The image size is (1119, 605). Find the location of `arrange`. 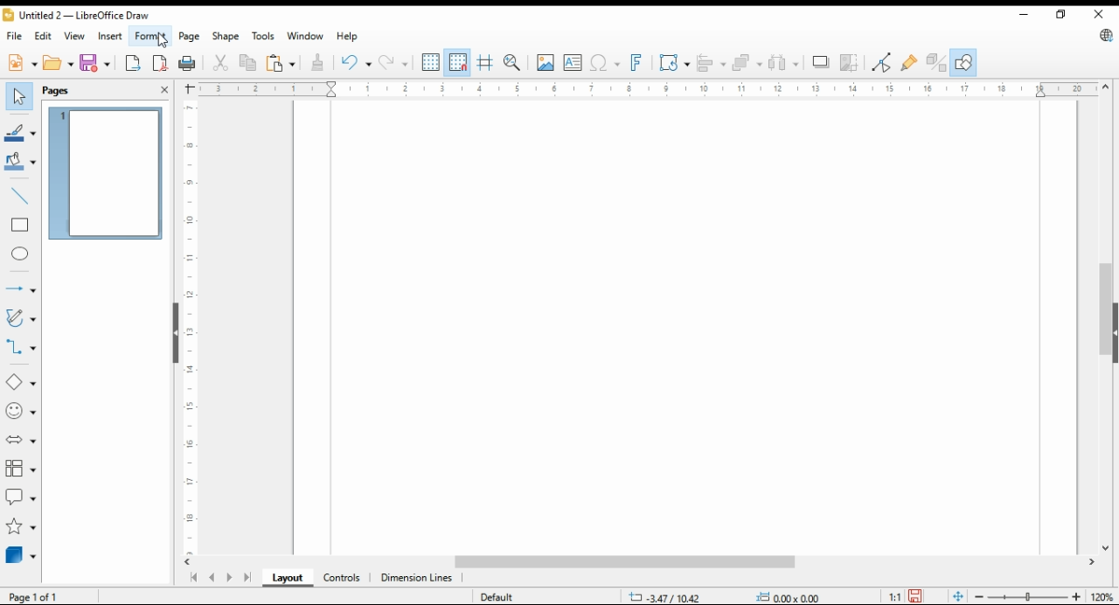

arrange is located at coordinates (745, 61).